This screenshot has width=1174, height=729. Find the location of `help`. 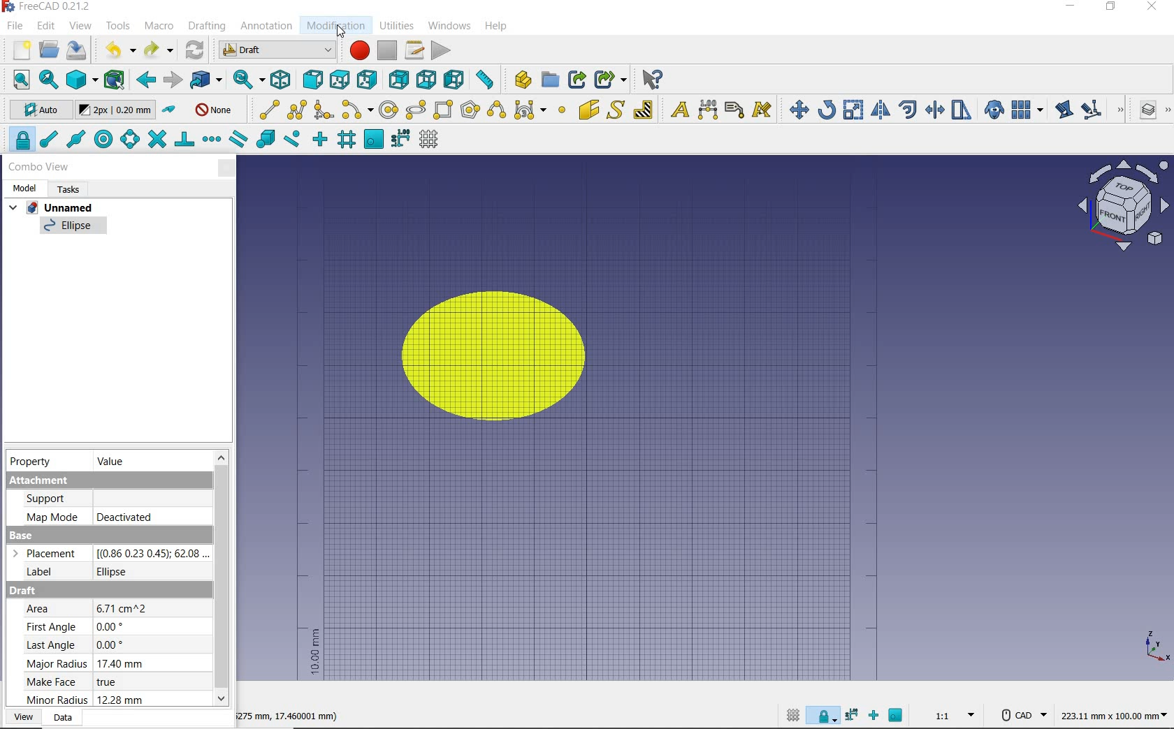

help is located at coordinates (498, 27).